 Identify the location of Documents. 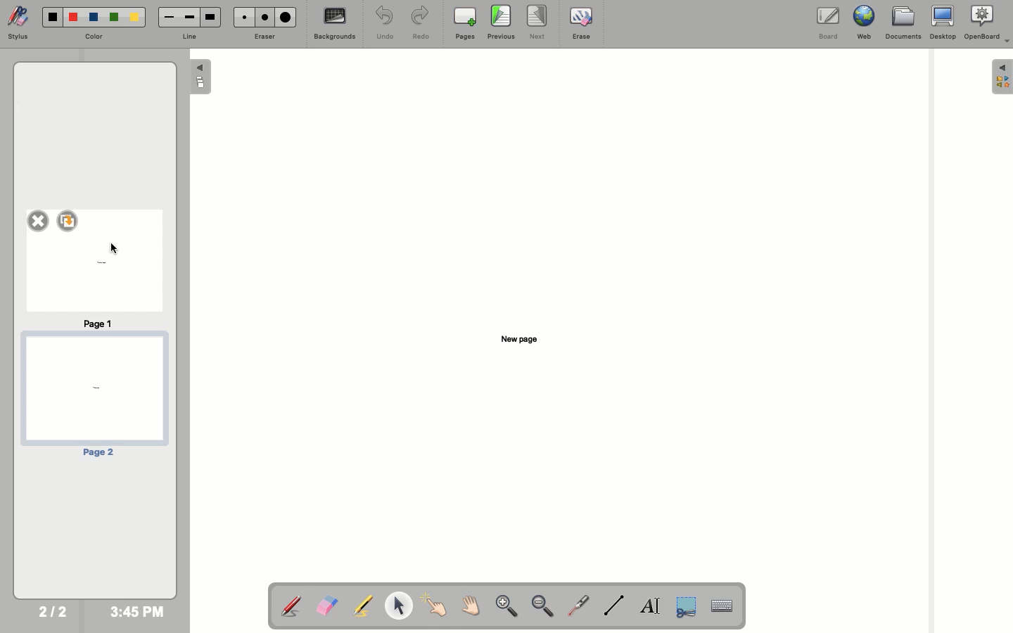
(902, 23).